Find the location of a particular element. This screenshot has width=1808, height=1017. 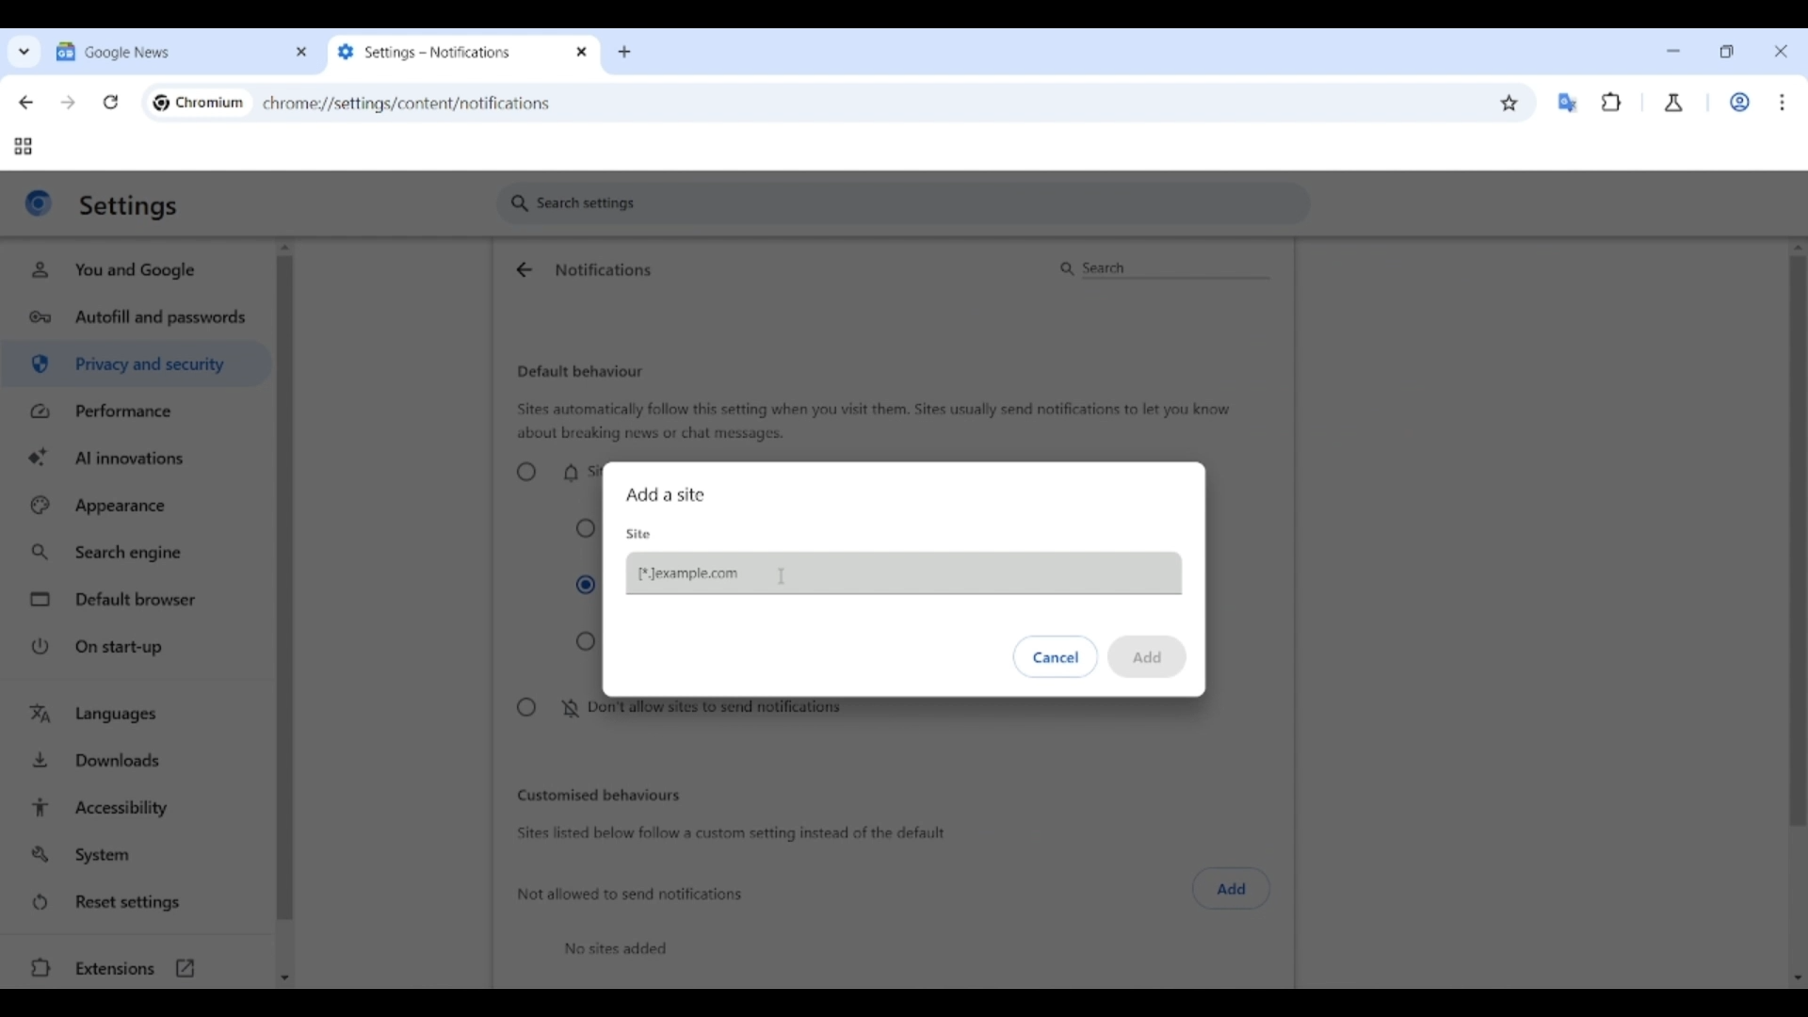

Show interface in a smaller tab is located at coordinates (1726, 52).